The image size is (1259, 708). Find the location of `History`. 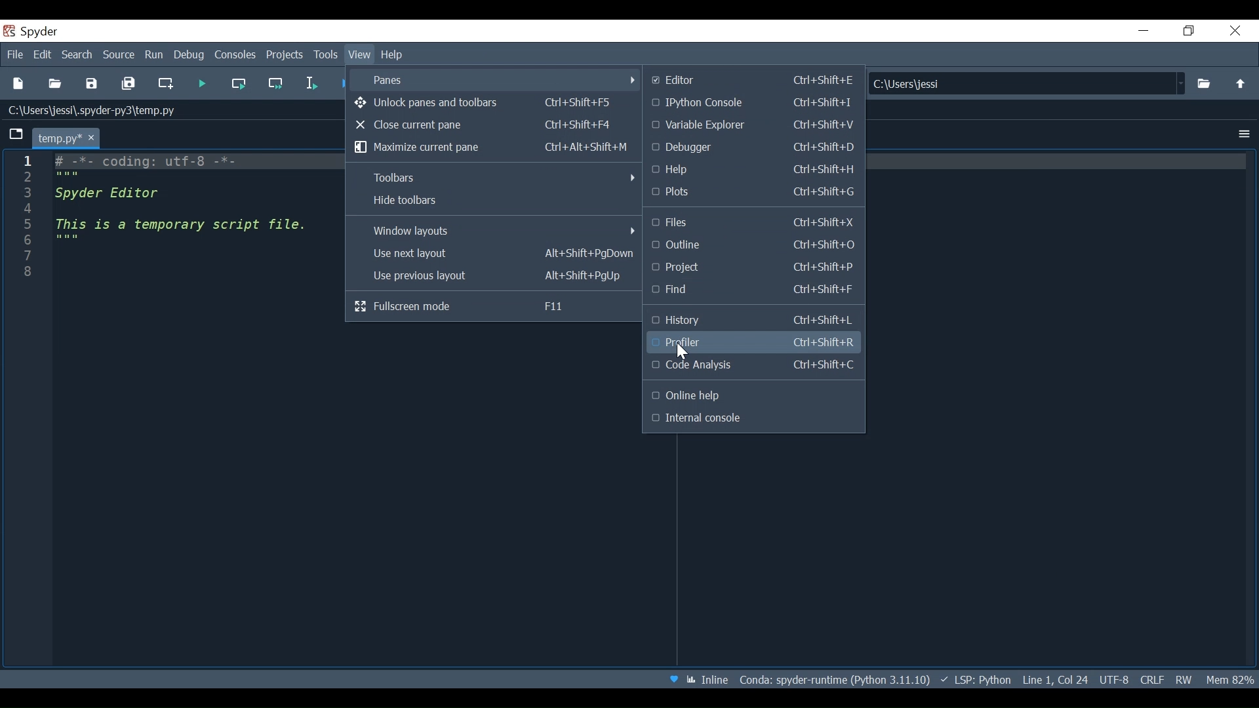

History is located at coordinates (754, 320).